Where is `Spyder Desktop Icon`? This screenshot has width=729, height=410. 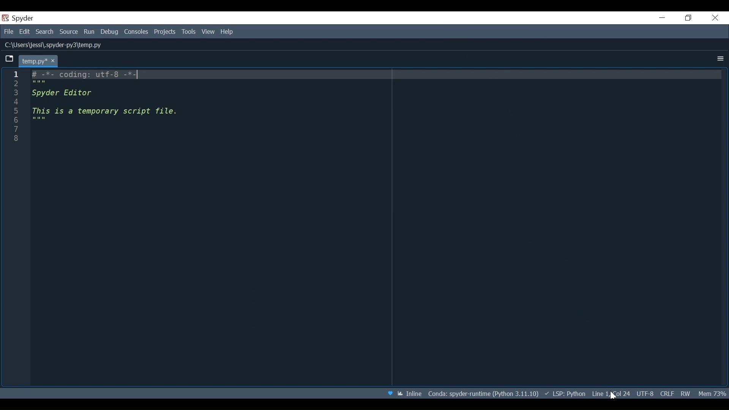
Spyder Desktop Icon is located at coordinates (18, 17).